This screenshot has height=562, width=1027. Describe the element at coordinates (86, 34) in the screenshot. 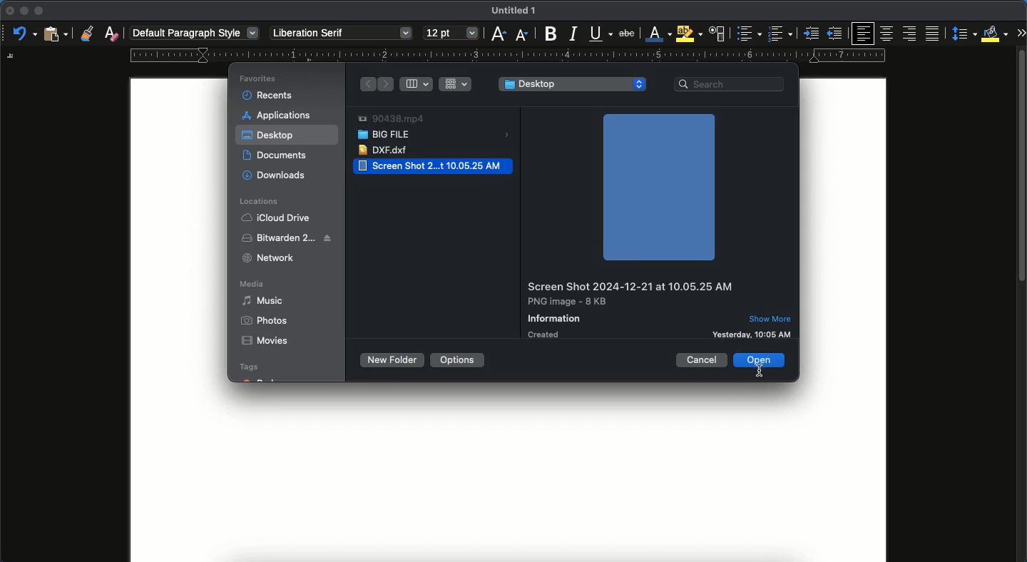

I see `clone formatting` at that location.